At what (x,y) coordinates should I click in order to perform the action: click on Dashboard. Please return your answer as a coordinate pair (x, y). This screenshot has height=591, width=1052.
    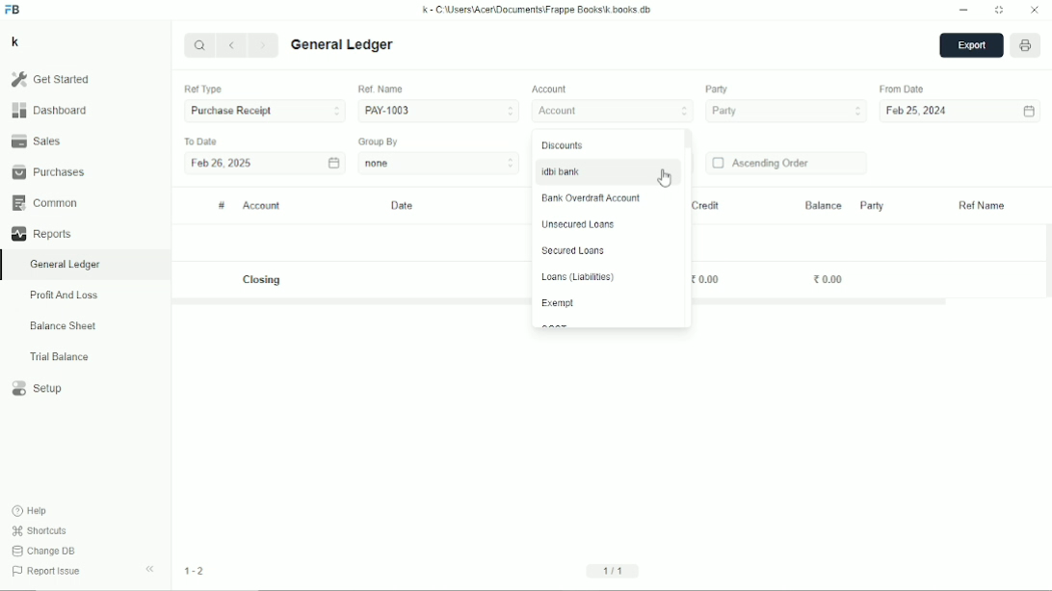
    Looking at the image, I should click on (49, 110).